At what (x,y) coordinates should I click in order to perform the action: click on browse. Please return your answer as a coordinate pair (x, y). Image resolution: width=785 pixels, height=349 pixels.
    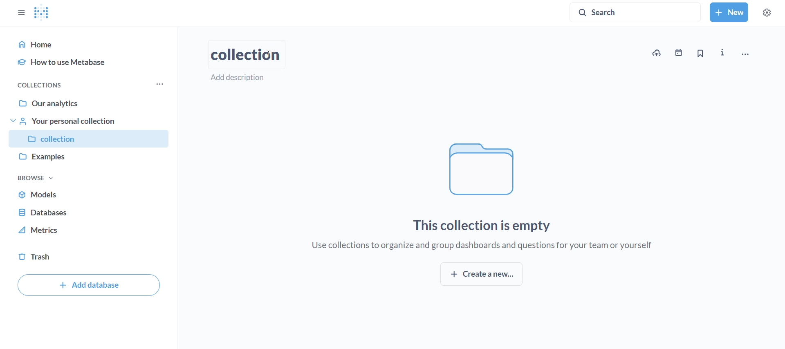
    Looking at the image, I should click on (36, 178).